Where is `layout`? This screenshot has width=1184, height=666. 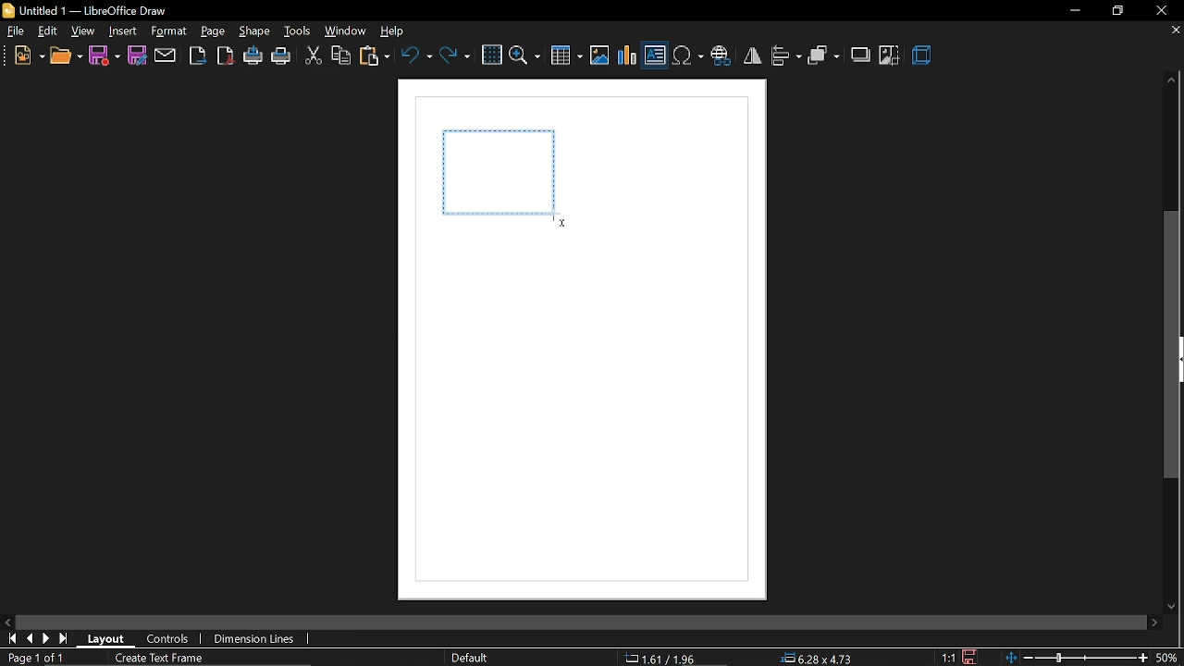
layout is located at coordinates (112, 638).